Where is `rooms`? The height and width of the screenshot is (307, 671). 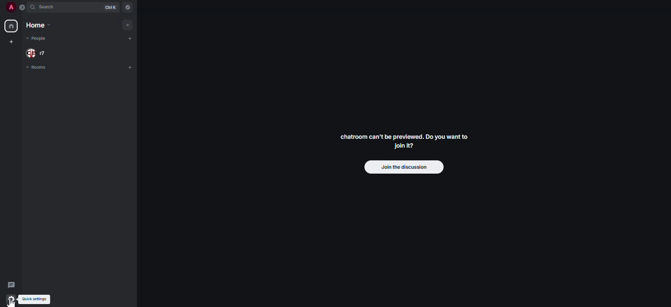
rooms is located at coordinates (47, 69).